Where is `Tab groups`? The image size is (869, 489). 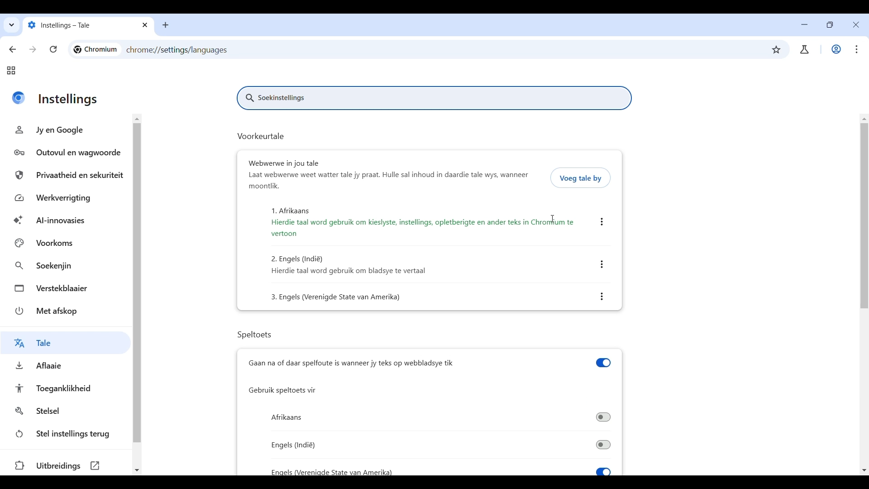 Tab groups is located at coordinates (11, 71).